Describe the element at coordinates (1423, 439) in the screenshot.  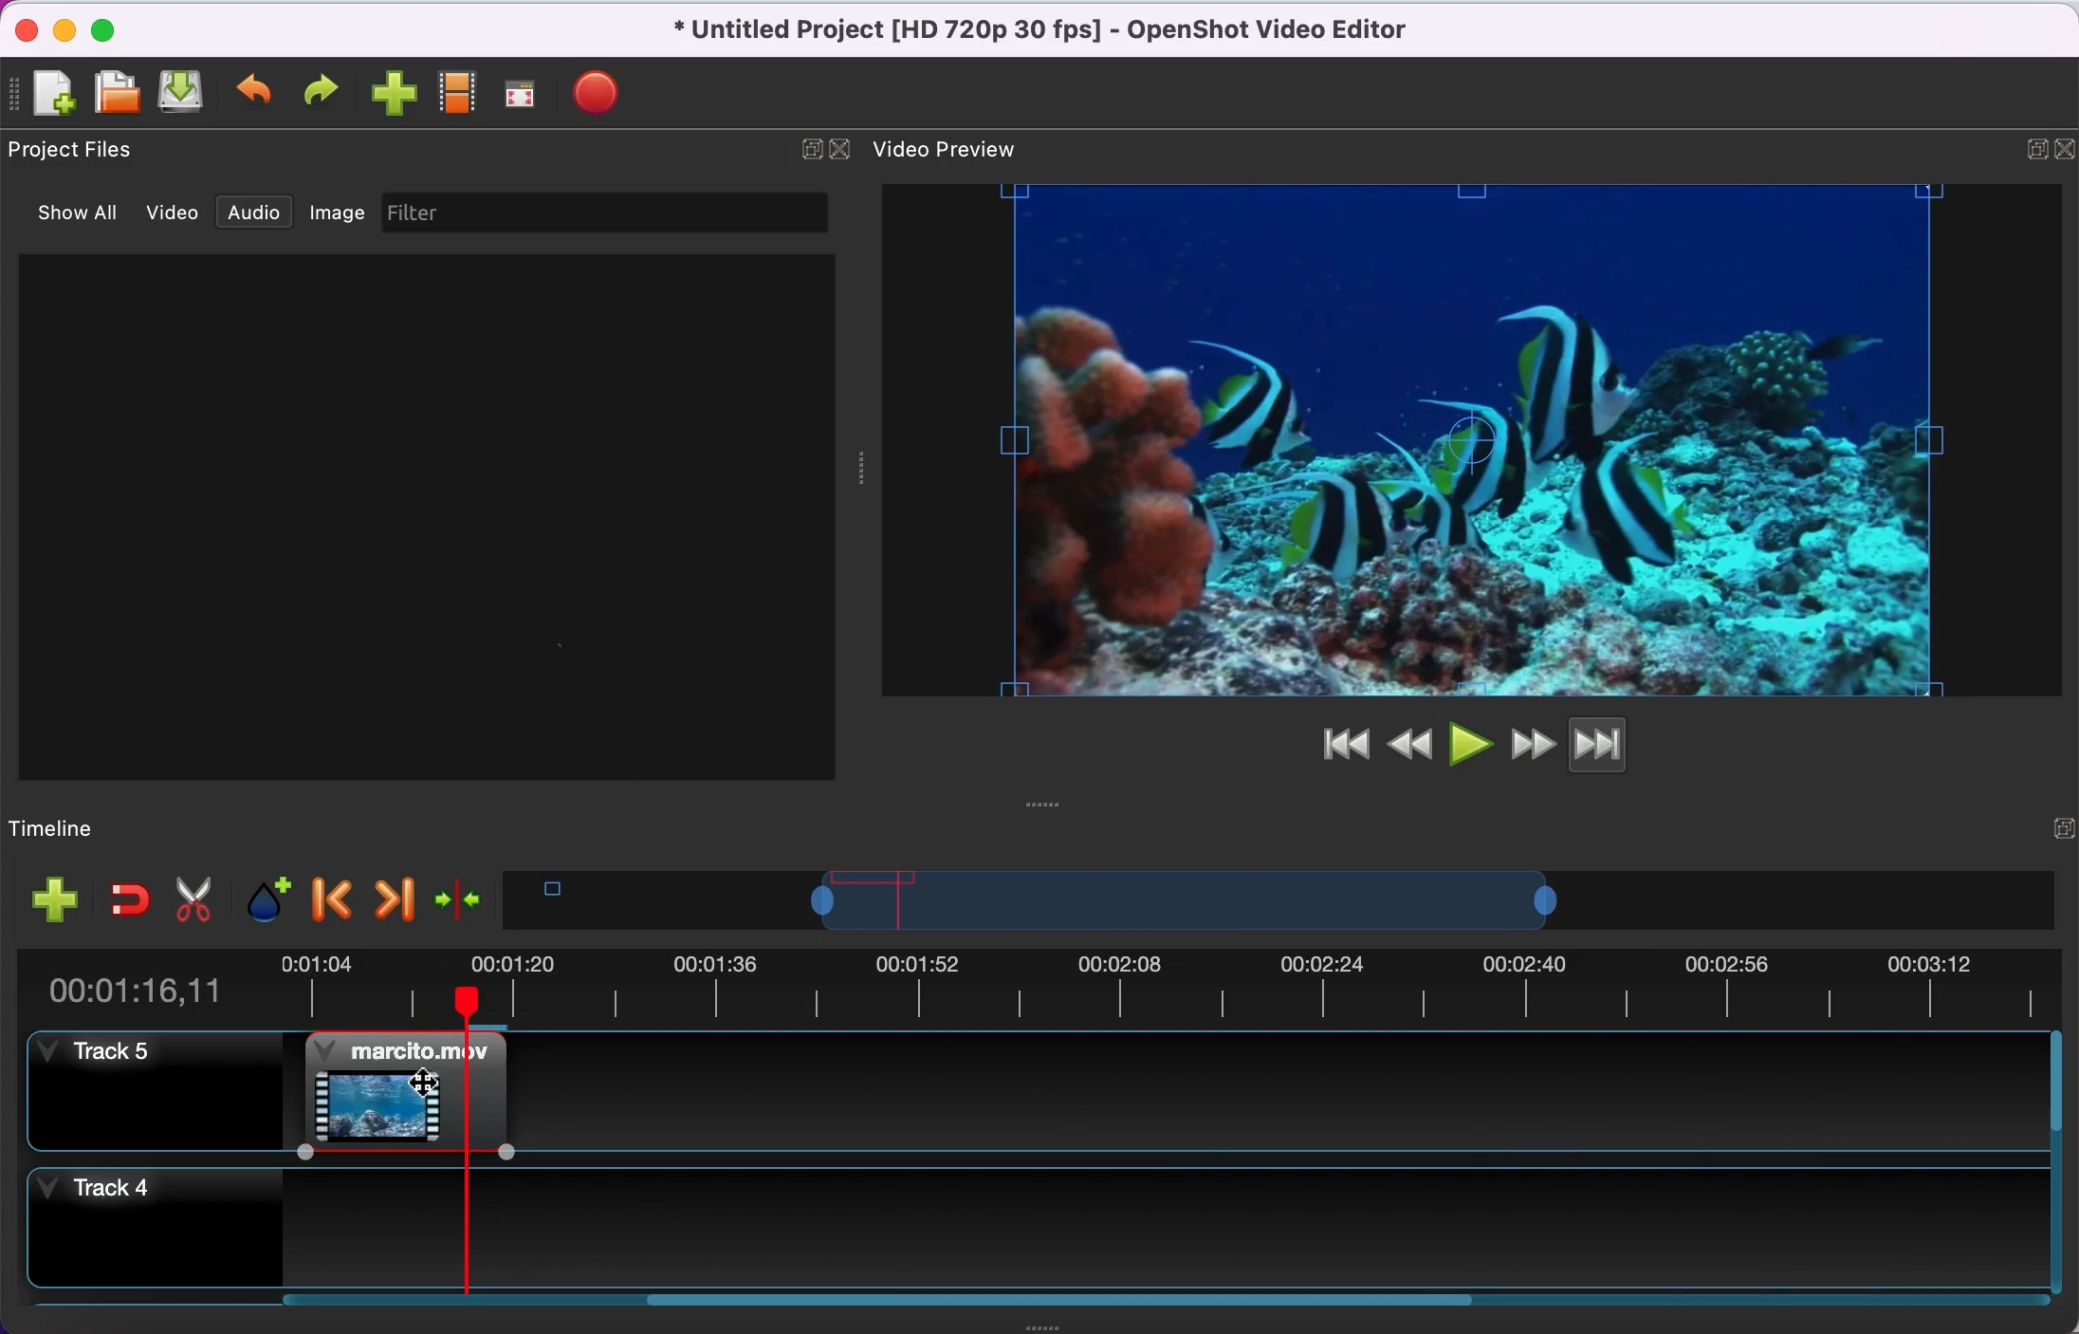
I see `video preview` at that location.